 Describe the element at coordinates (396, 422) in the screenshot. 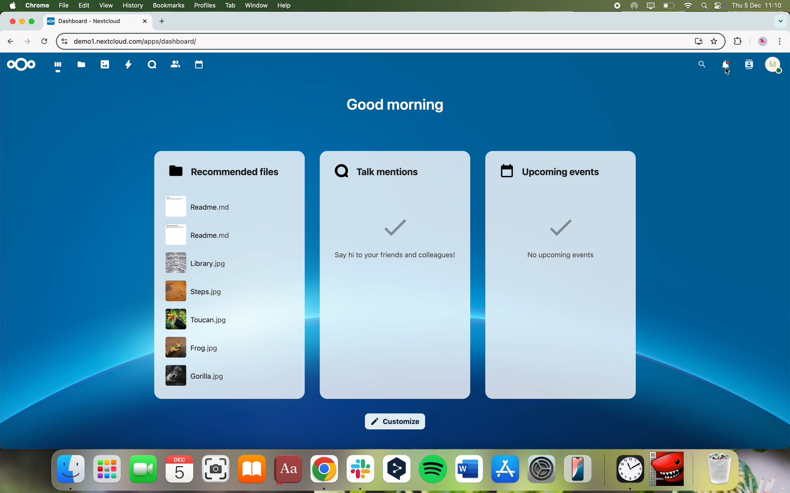

I see `customize button` at that location.